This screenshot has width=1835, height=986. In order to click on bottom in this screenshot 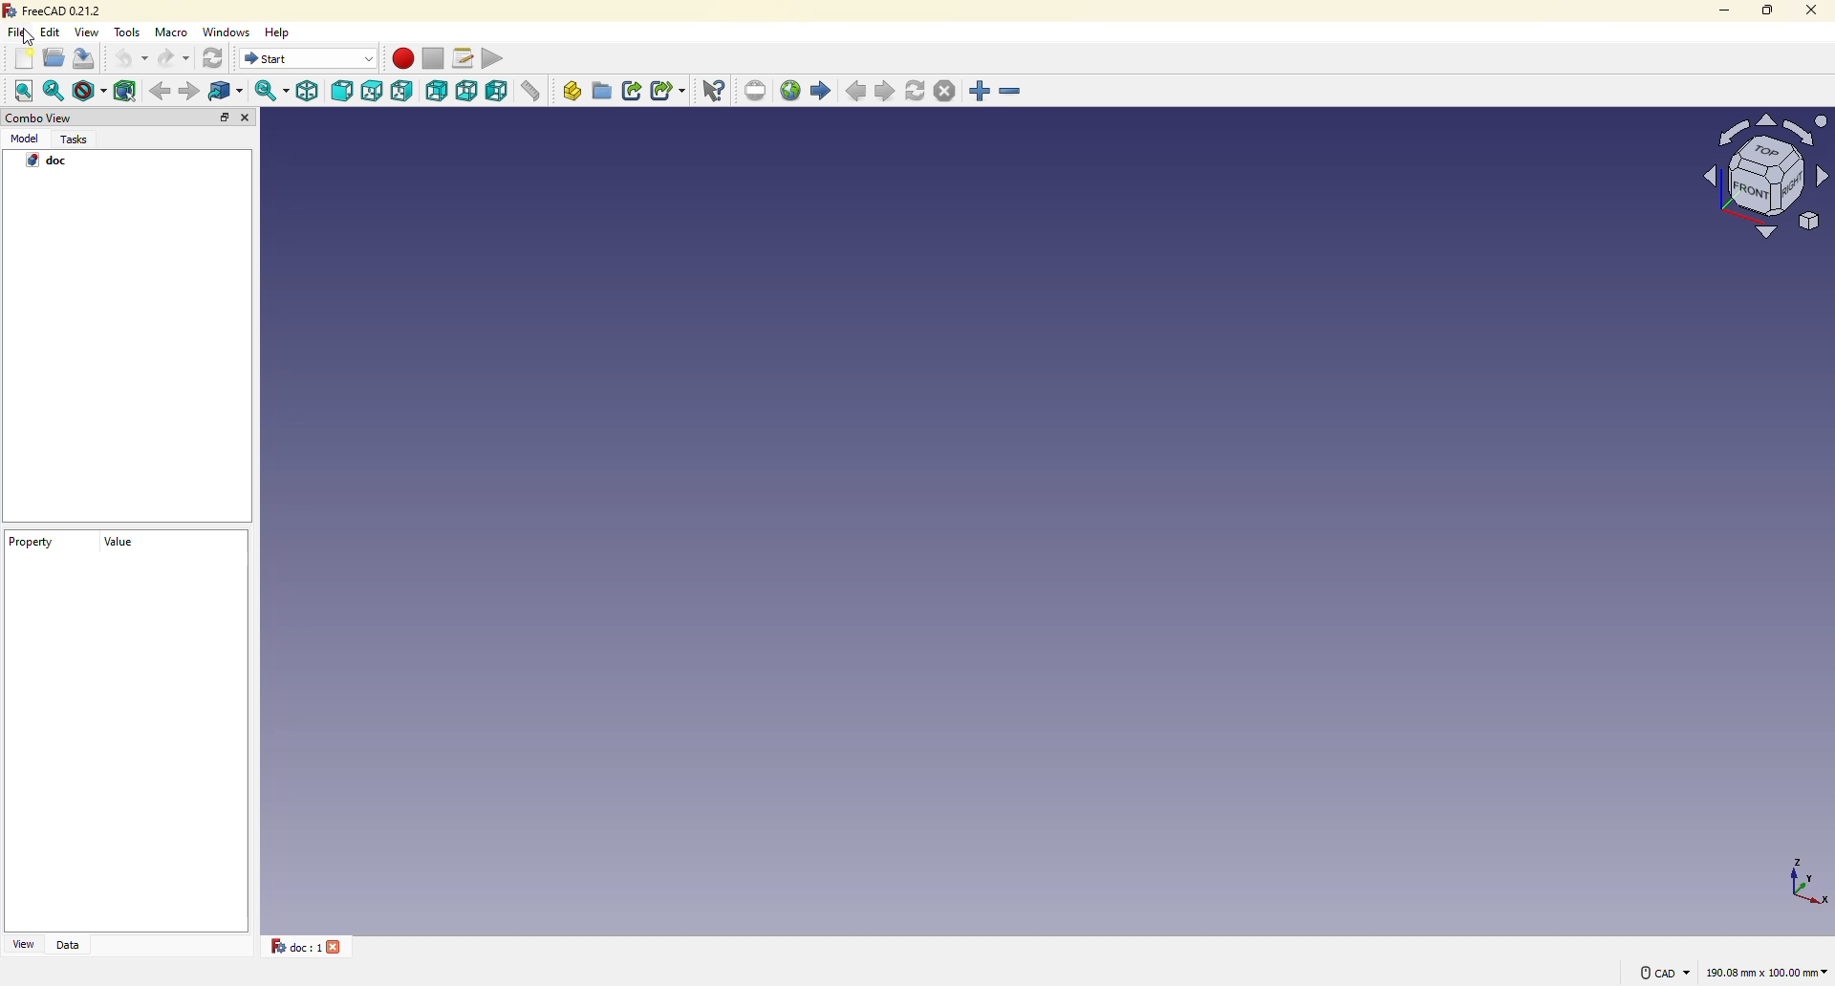, I will do `click(468, 91)`.